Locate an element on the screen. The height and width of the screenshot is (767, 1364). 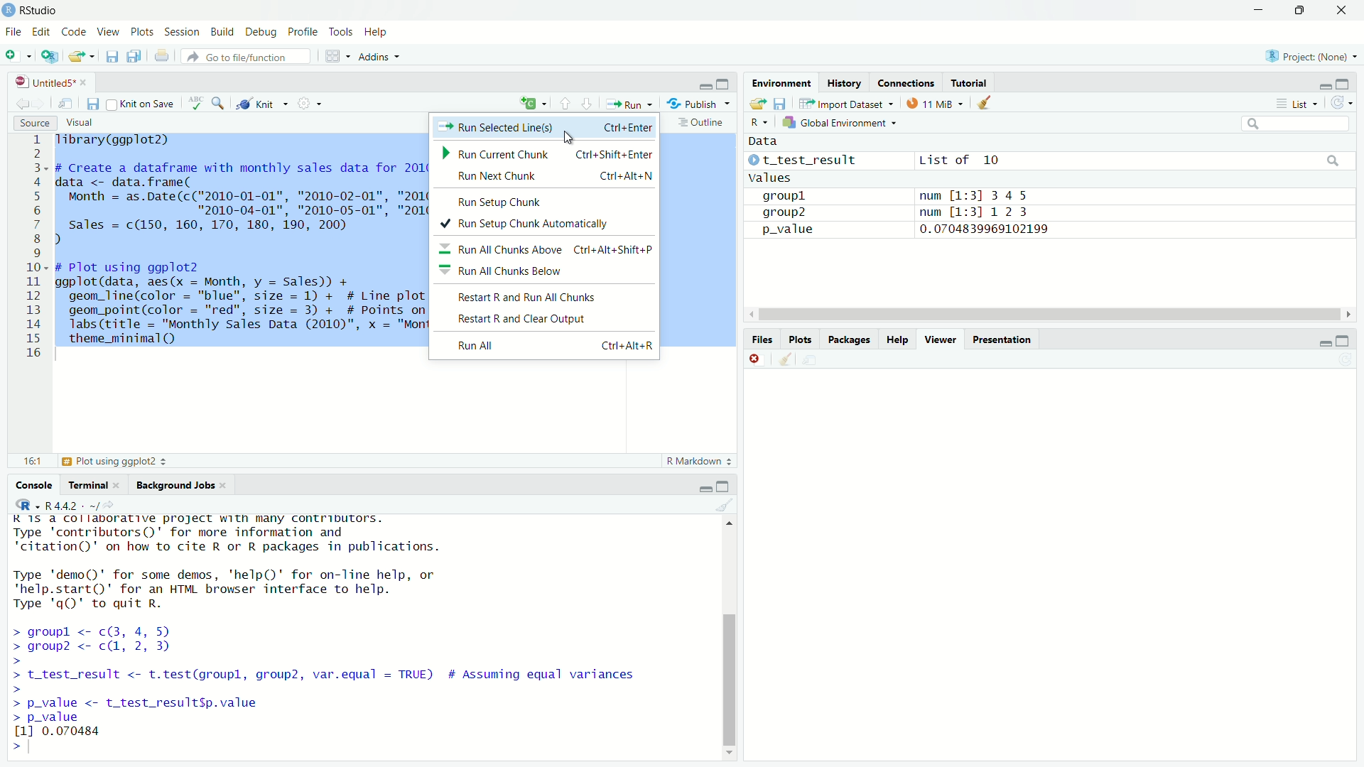
minimise is located at coordinates (1324, 83).